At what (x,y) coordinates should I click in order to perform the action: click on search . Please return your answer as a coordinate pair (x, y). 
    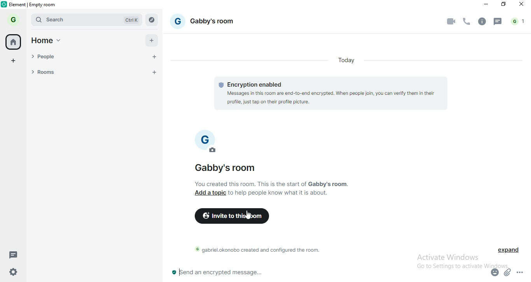
    Looking at the image, I should click on (86, 20).